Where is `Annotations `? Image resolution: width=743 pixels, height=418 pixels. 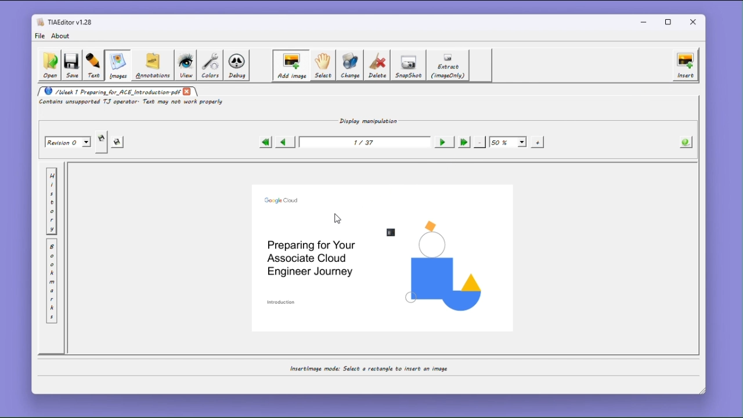 Annotations  is located at coordinates (152, 65).